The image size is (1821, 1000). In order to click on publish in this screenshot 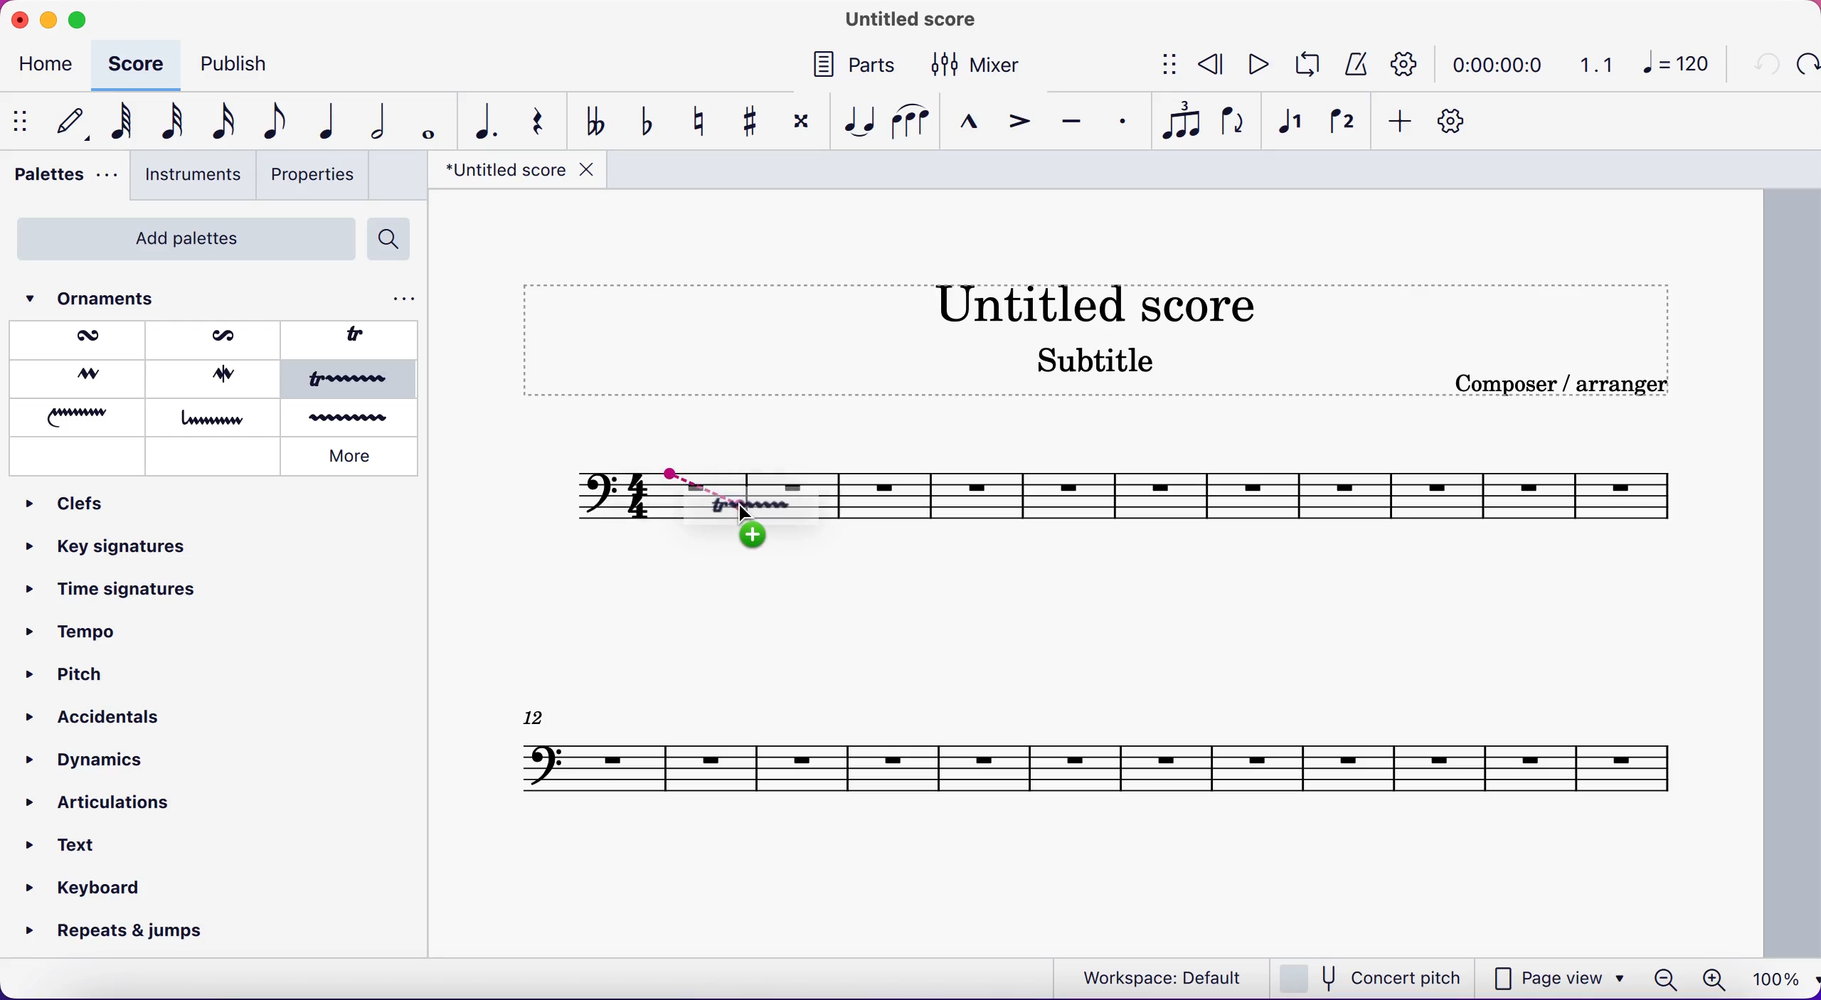, I will do `click(252, 64)`.